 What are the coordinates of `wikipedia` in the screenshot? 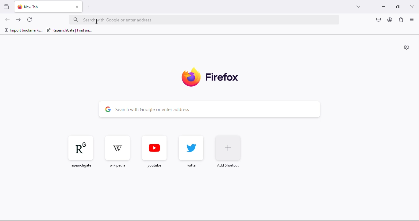 It's located at (118, 150).